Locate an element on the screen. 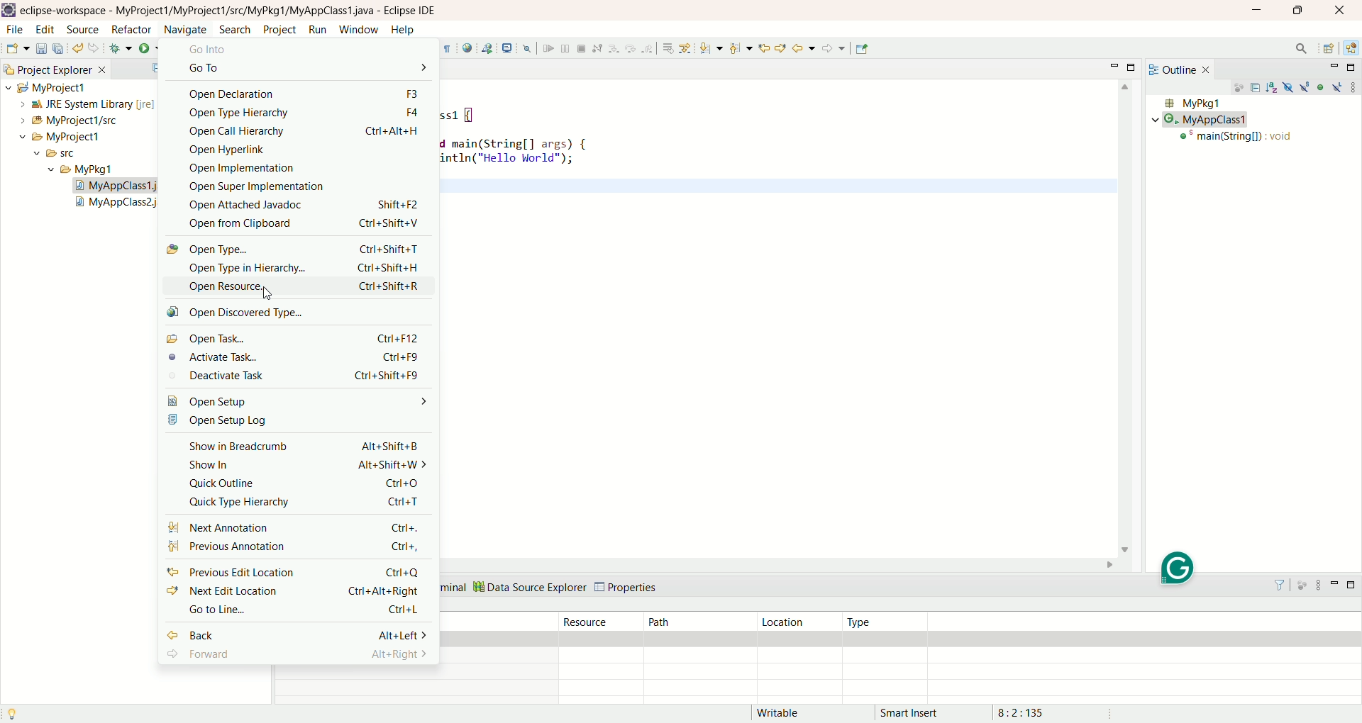 The width and height of the screenshot is (1362, 723). MyAppClass1.j is located at coordinates (126, 187).